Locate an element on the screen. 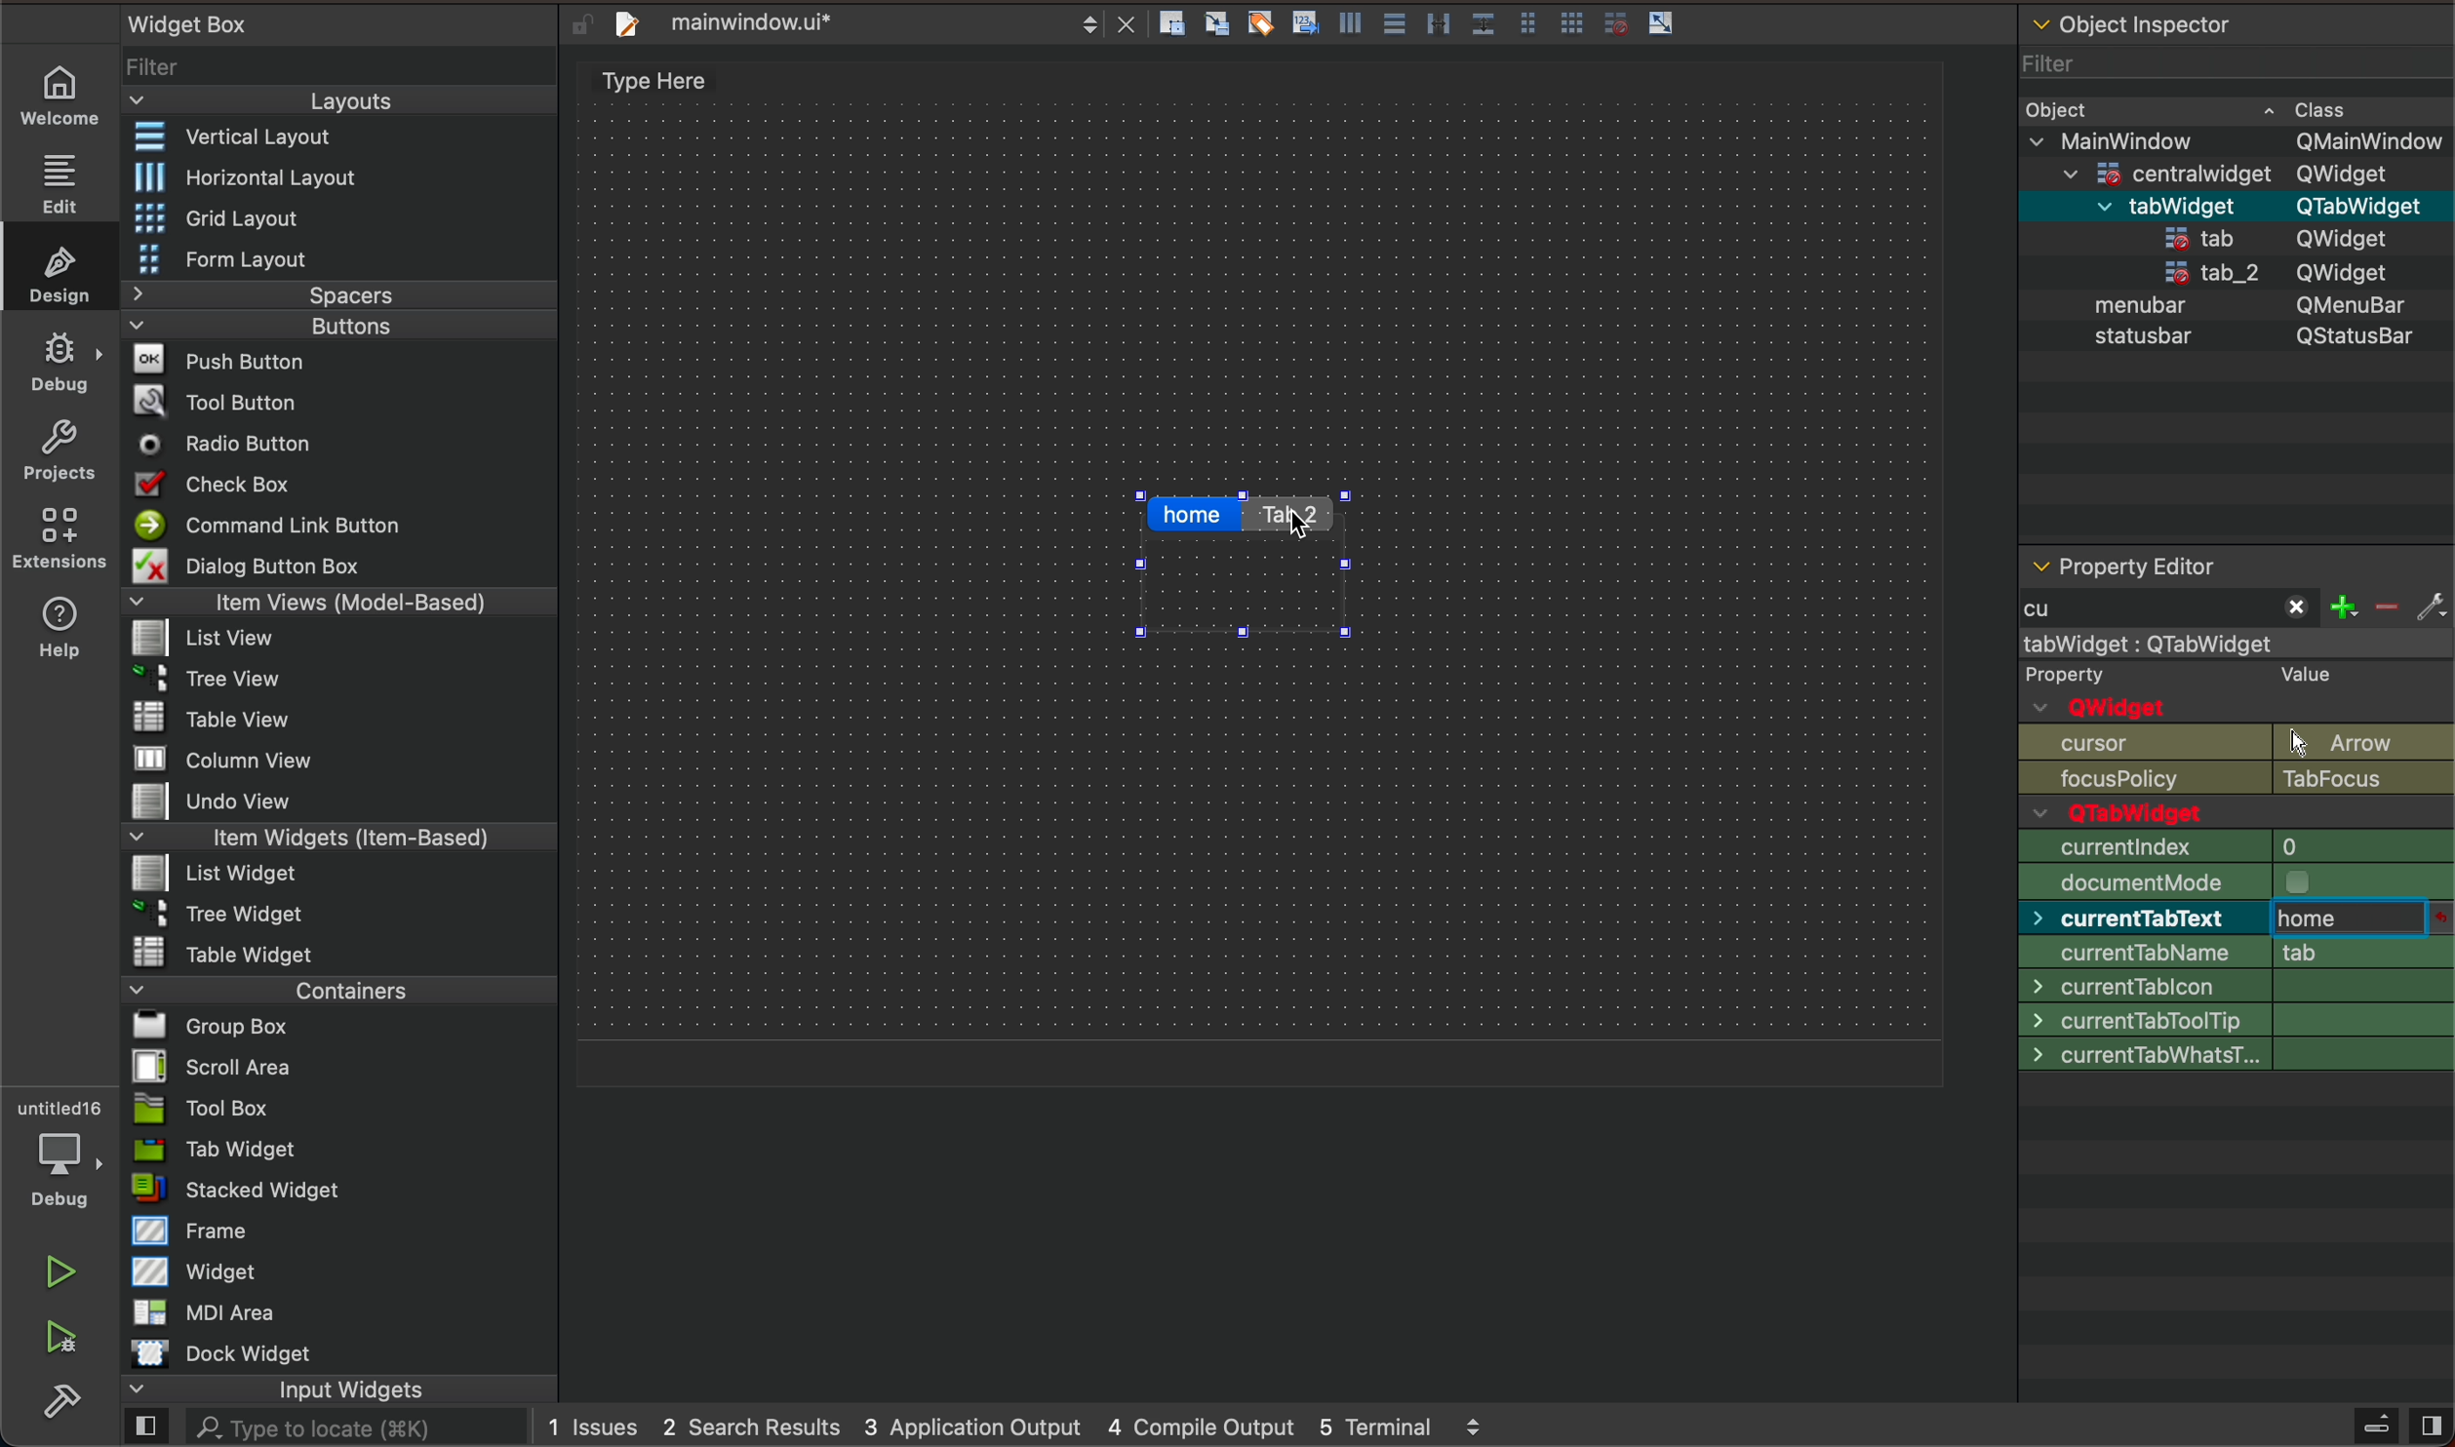 The width and height of the screenshot is (2455, 1447). build is located at coordinates (71, 1405).